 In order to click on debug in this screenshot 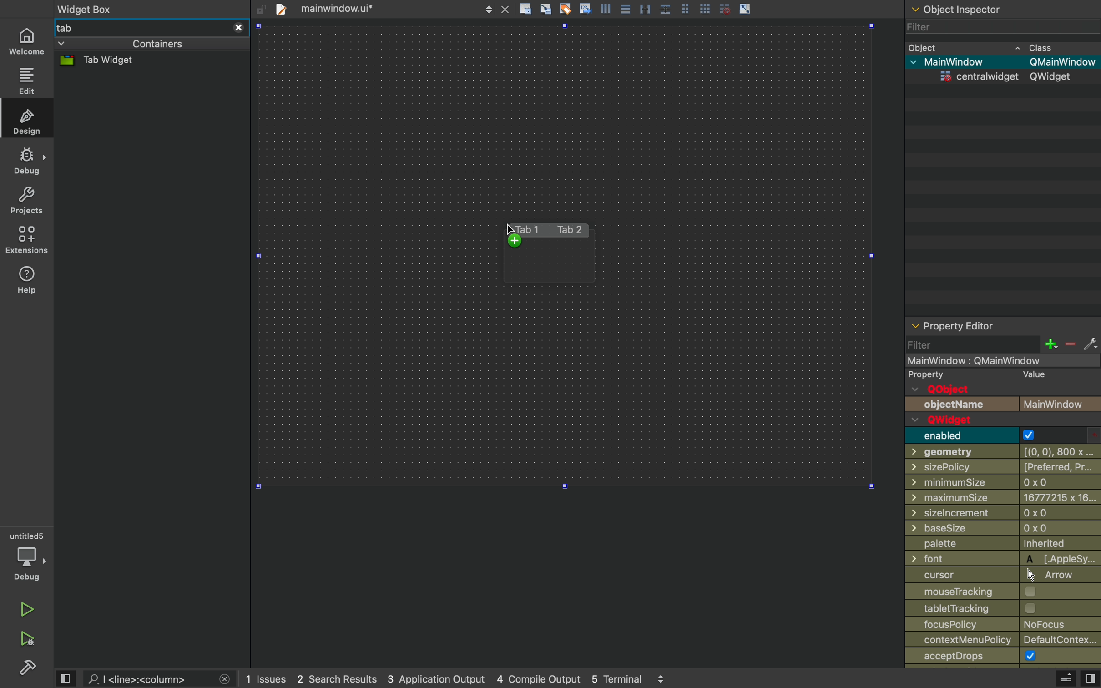, I will do `click(29, 556)`.